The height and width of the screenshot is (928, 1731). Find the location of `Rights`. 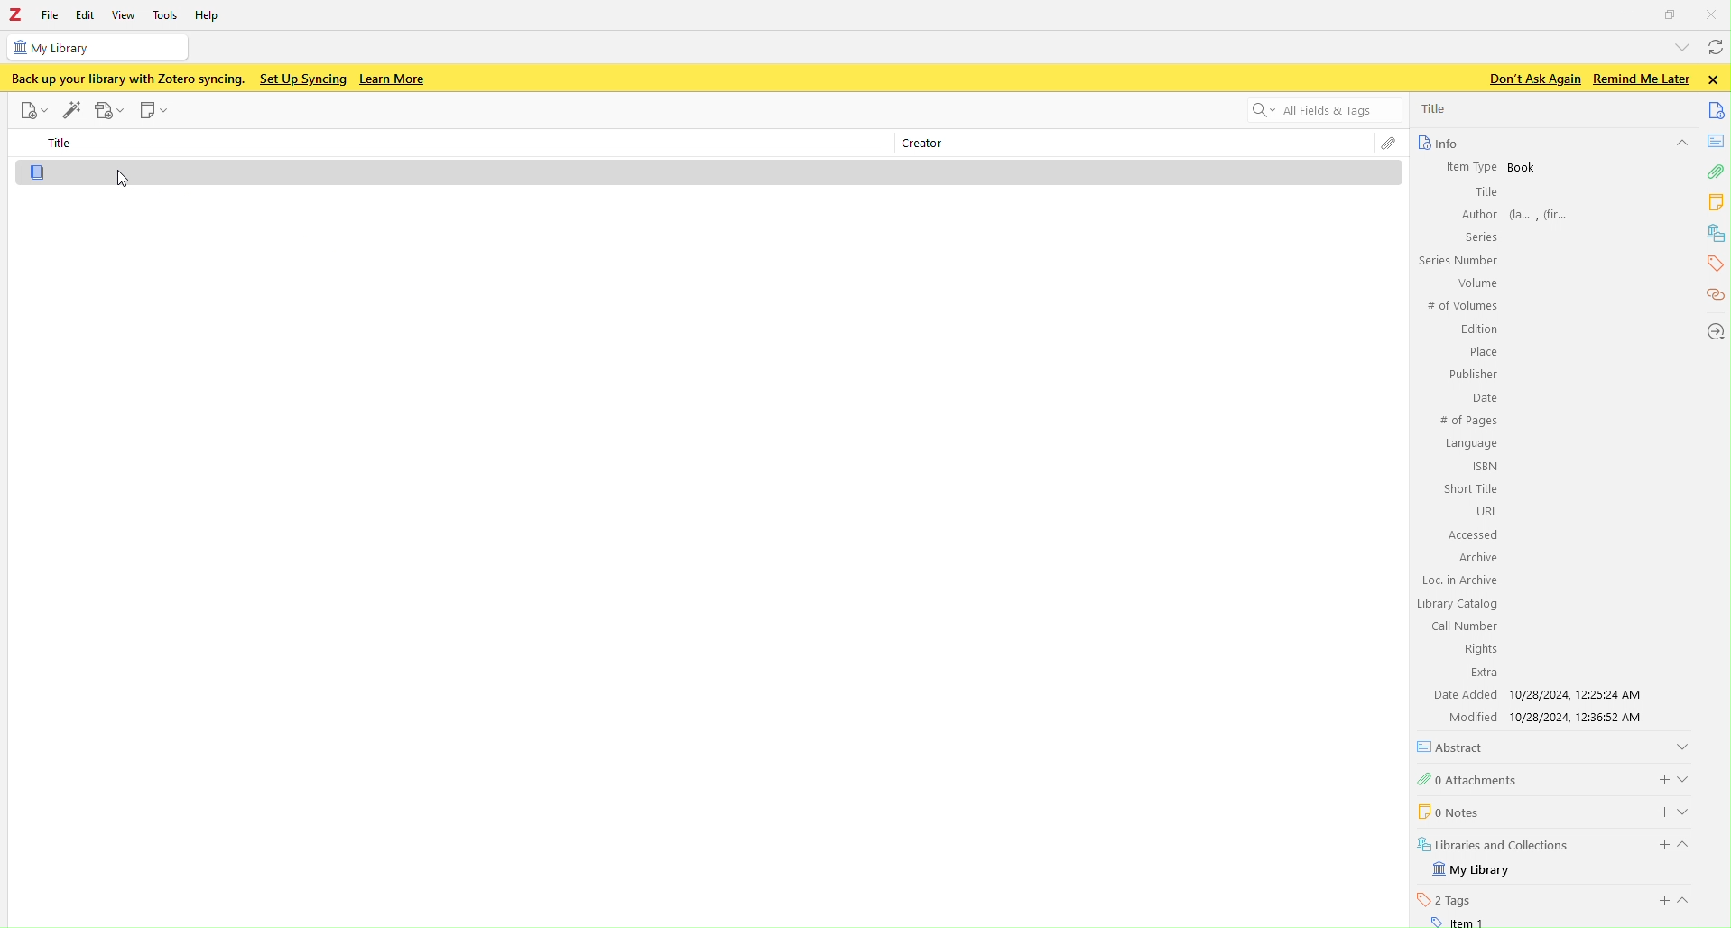

Rights is located at coordinates (1477, 648).